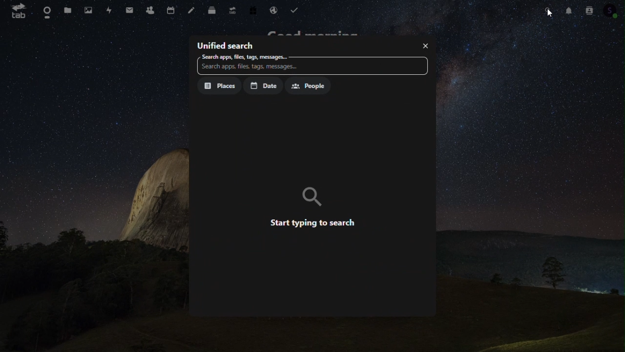  What do you see at coordinates (316, 31) in the screenshot?
I see `Good morning` at bounding box center [316, 31].